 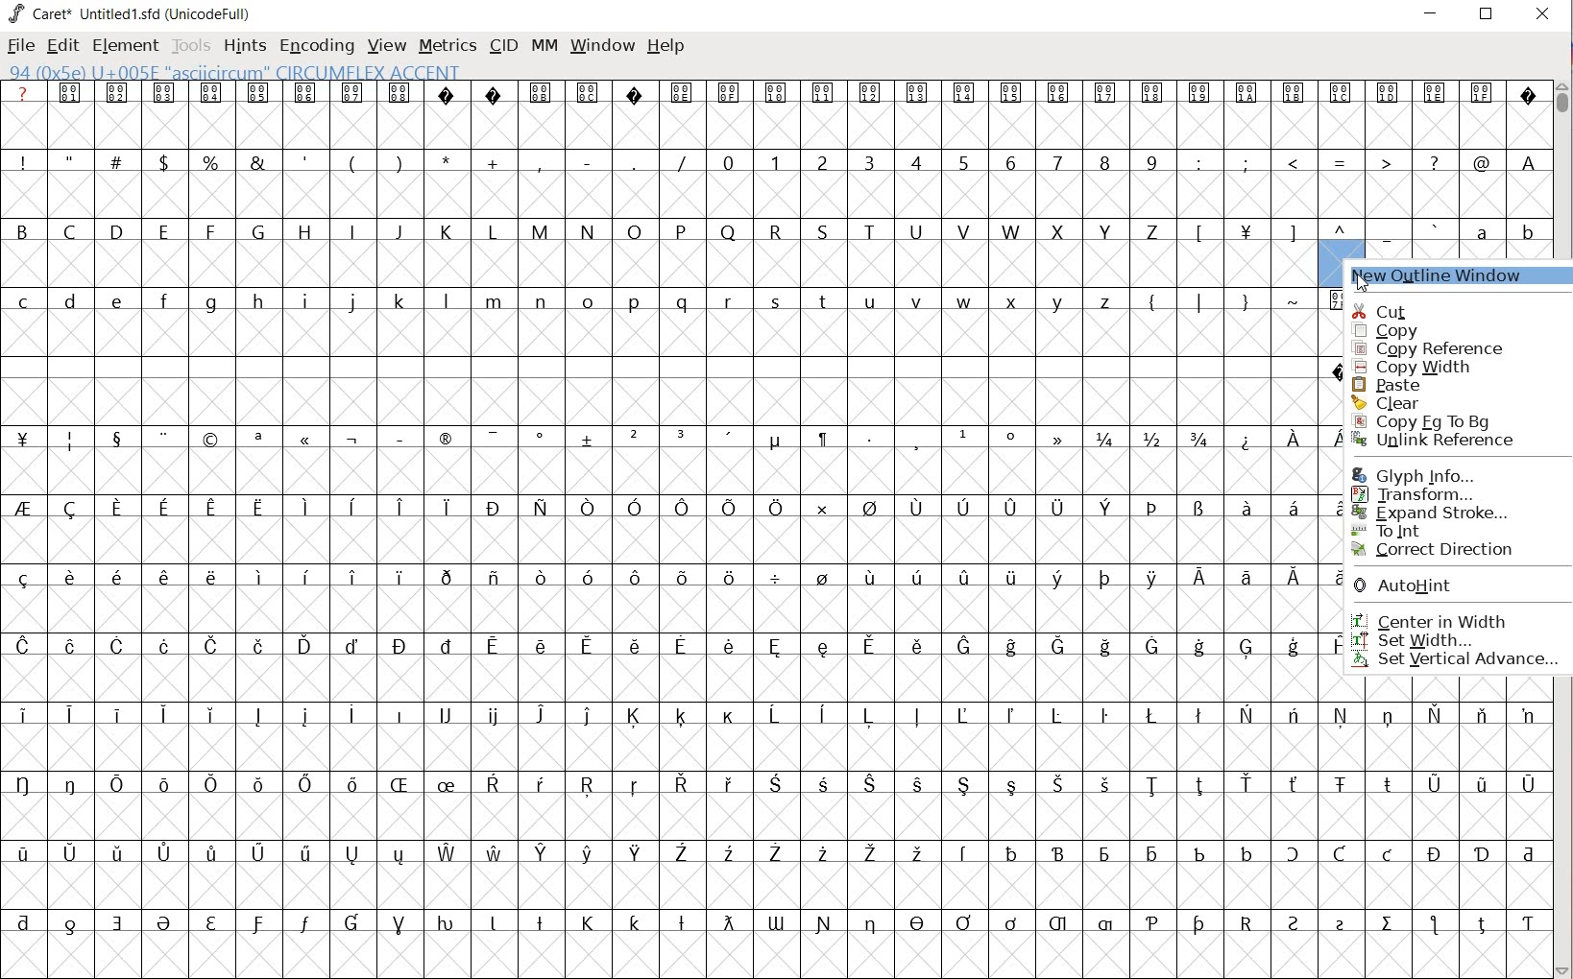 What do you see at coordinates (448, 46) in the screenshot?
I see `METRICS` at bounding box center [448, 46].